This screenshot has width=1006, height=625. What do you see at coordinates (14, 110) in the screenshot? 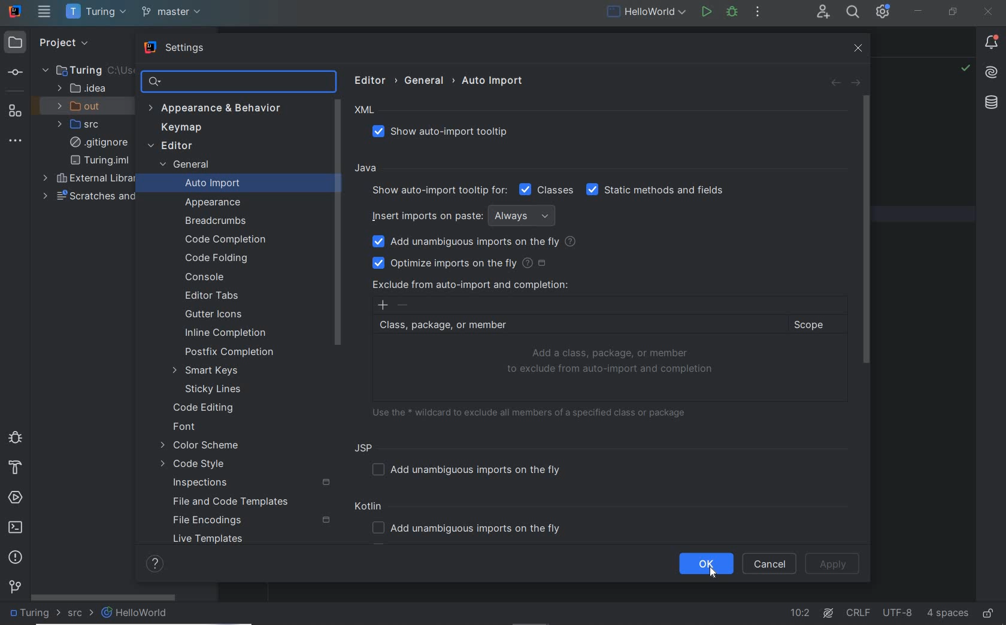
I see `structure` at bounding box center [14, 110].